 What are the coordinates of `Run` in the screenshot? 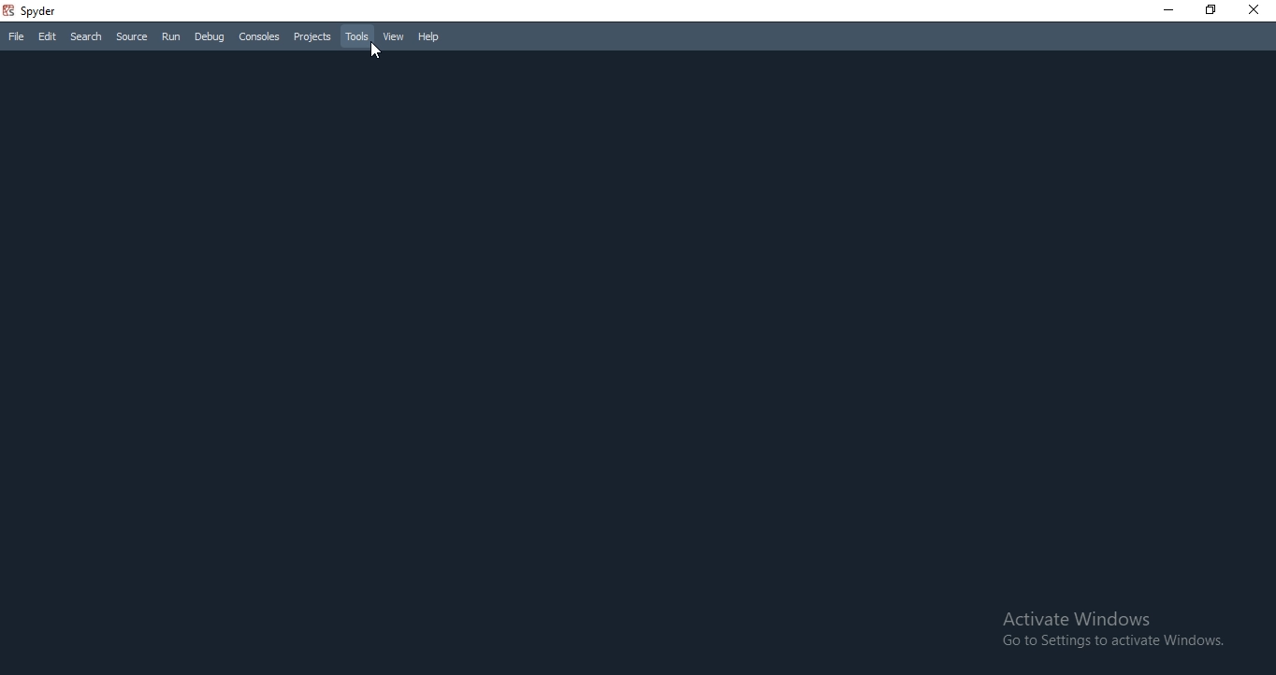 It's located at (171, 38).